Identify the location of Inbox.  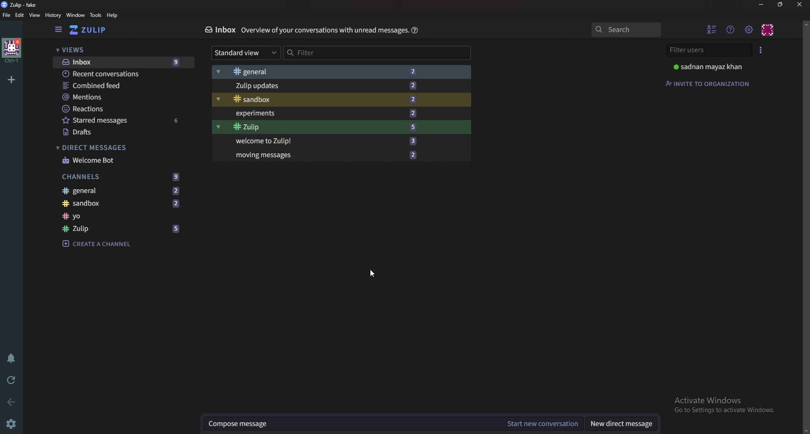
(123, 62).